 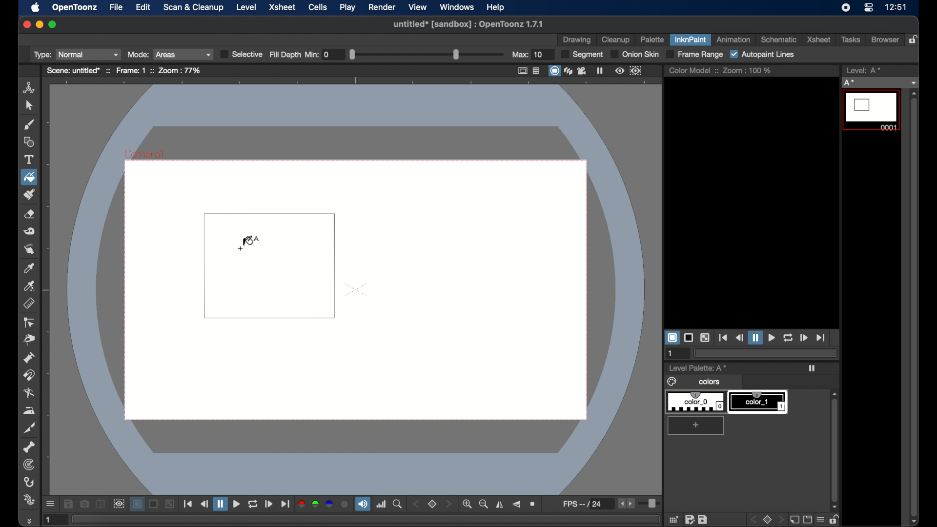 I want to click on play icon, so click(x=812, y=368).